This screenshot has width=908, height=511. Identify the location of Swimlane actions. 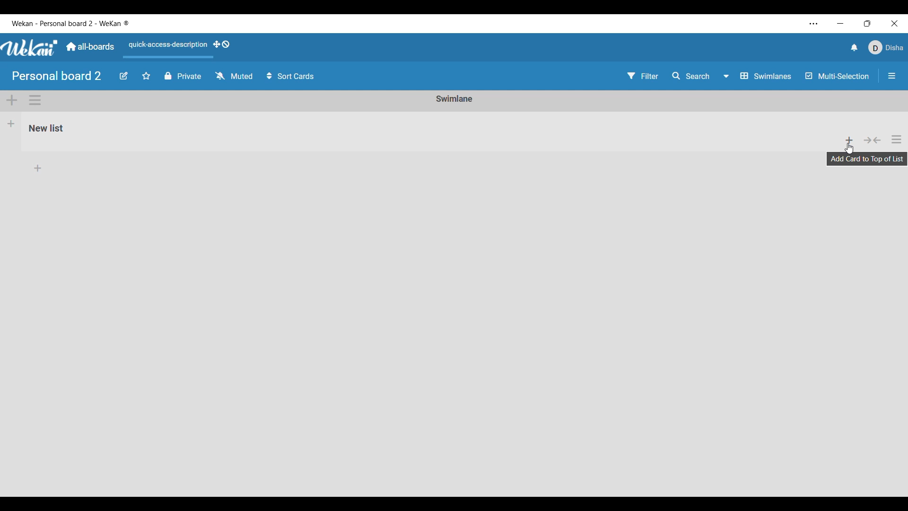
(35, 100).